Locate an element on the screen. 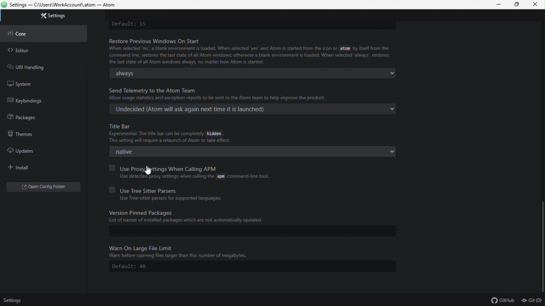  Default: 15 is located at coordinates (129, 25).